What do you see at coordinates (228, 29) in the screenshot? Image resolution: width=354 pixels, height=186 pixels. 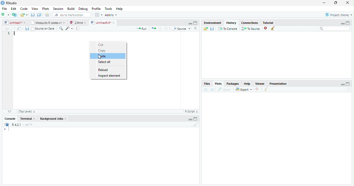 I see `To Console` at bounding box center [228, 29].